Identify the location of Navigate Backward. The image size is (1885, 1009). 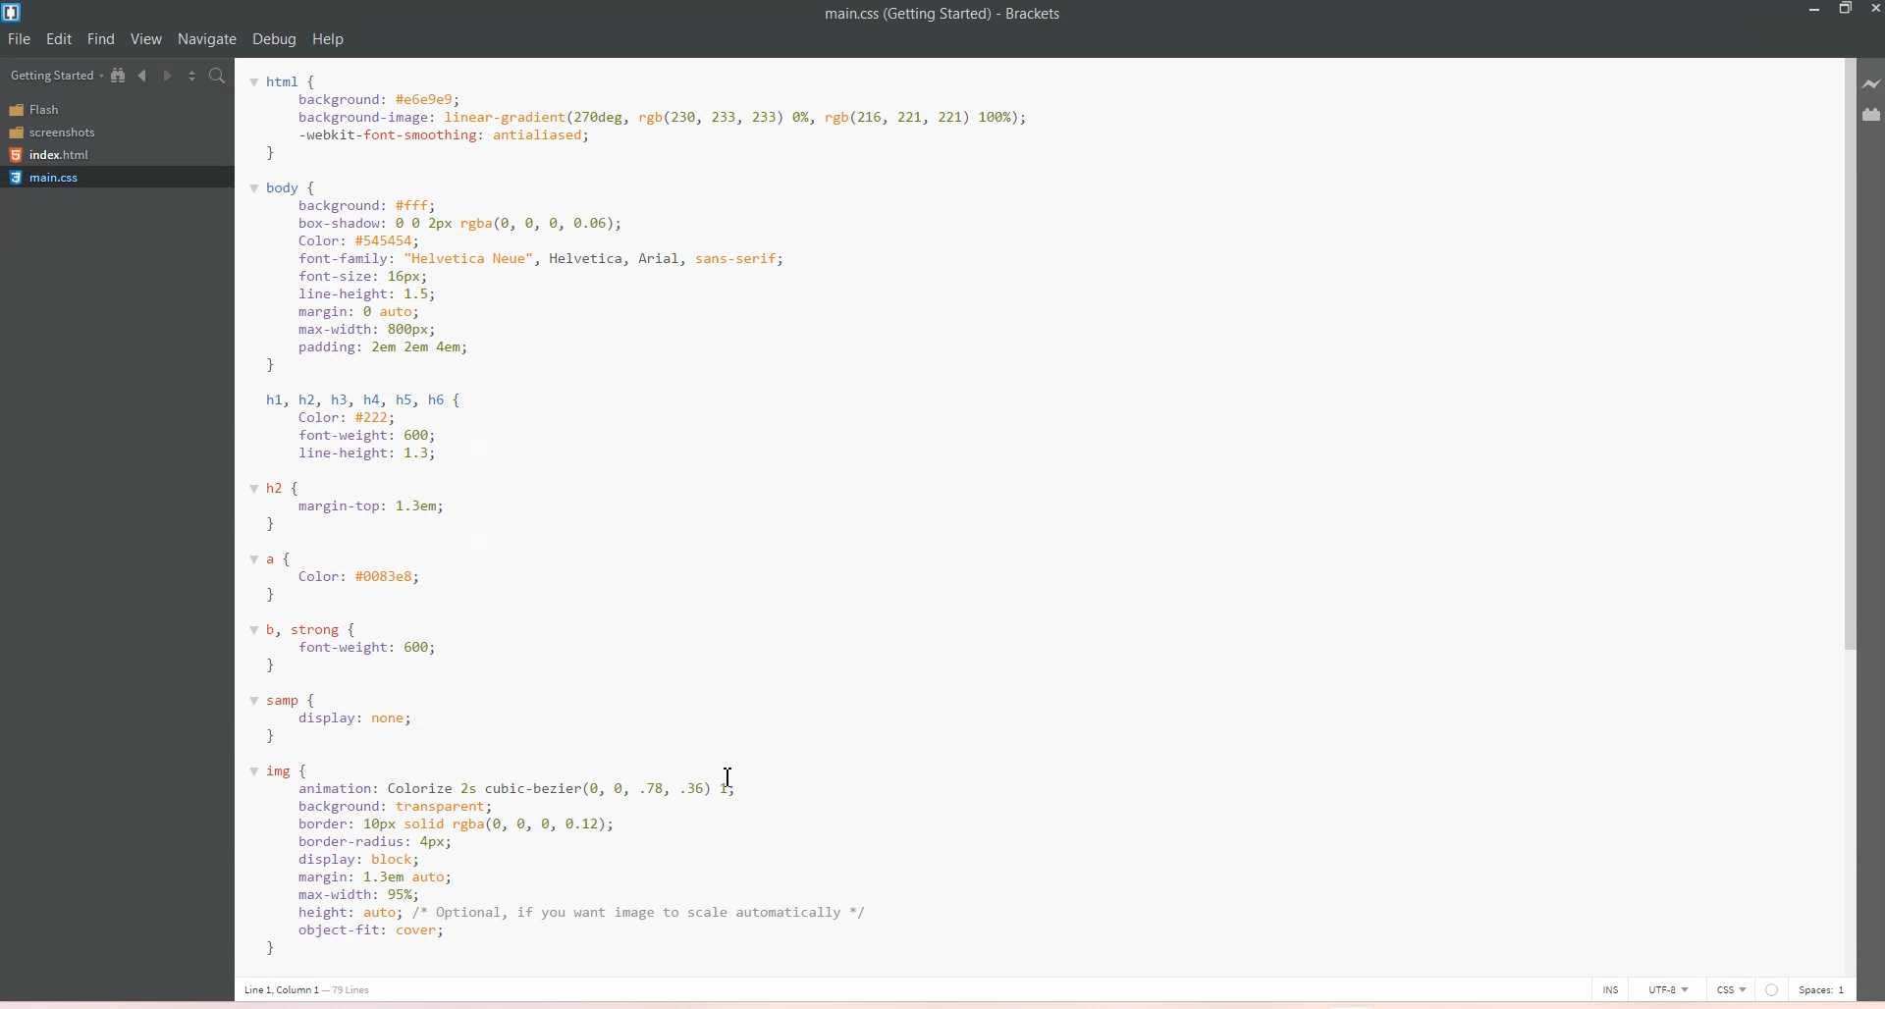
(144, 78).